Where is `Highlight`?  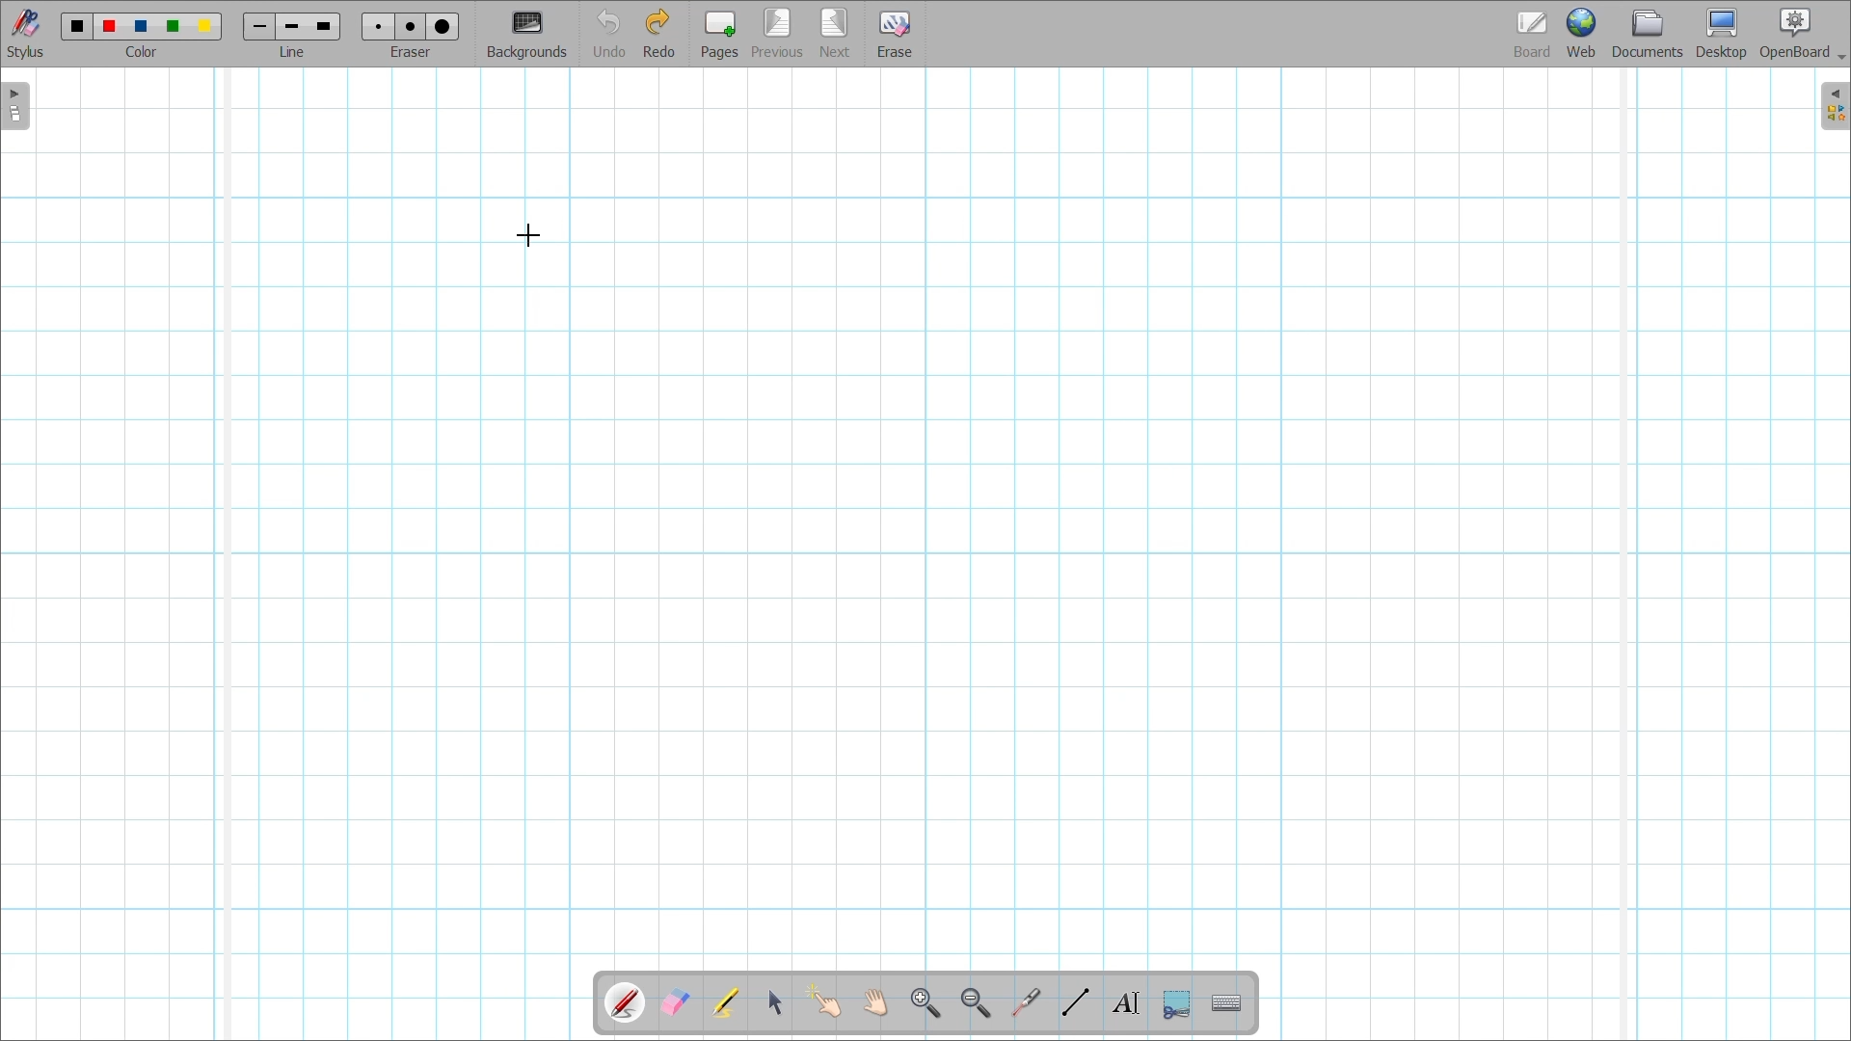 Highlight is located at coordinates (724, 1002).